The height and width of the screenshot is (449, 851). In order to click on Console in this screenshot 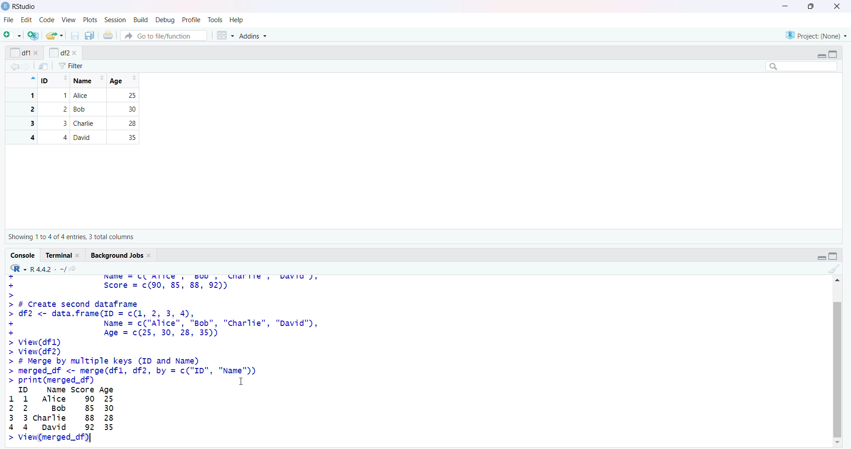, I will do `click(23, 255)`.